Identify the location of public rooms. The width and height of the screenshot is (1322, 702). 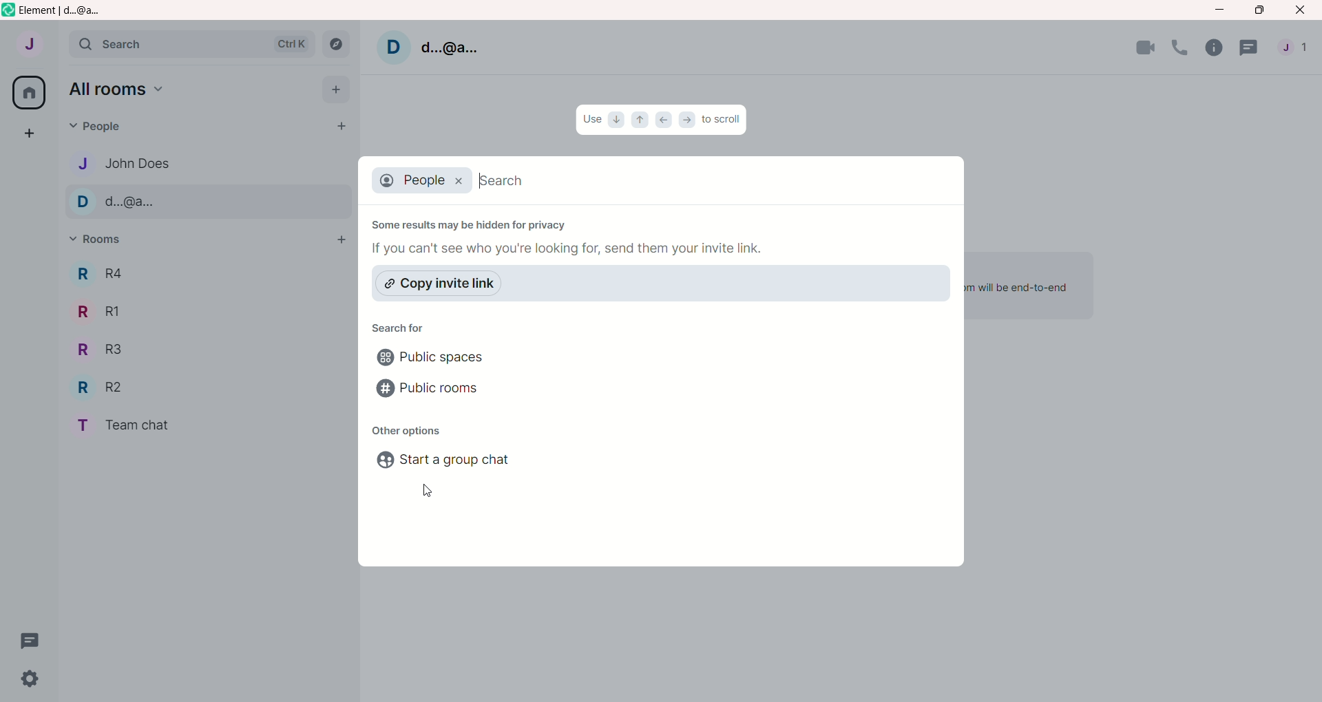
(432, 388).